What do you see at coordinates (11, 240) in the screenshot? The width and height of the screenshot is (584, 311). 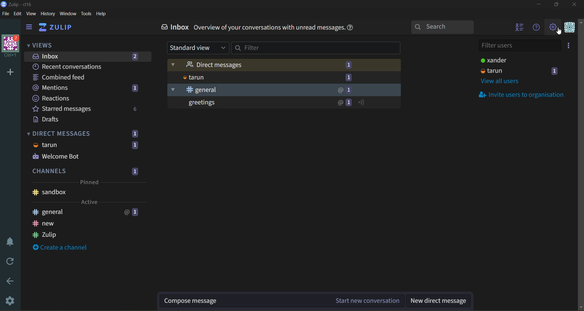 I see `enable do not disturb` at bounding box center [11, 240].